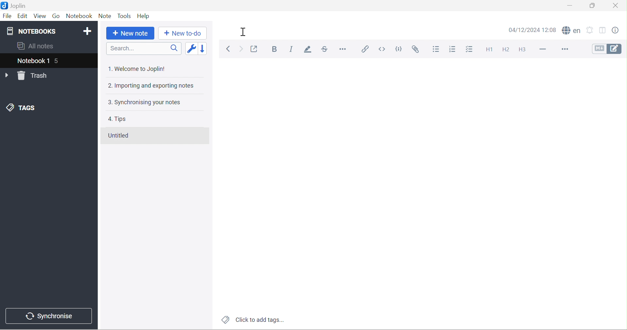  Describe the element at coordinates (436, 50) in the screenshot. I see `Bulleted list` at that location.